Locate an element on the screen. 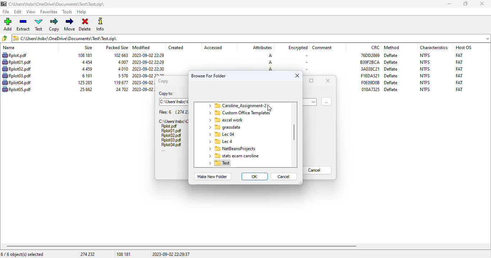 The height and width of the screenshot is (258, 491). - is located at coordinates (306, 56).